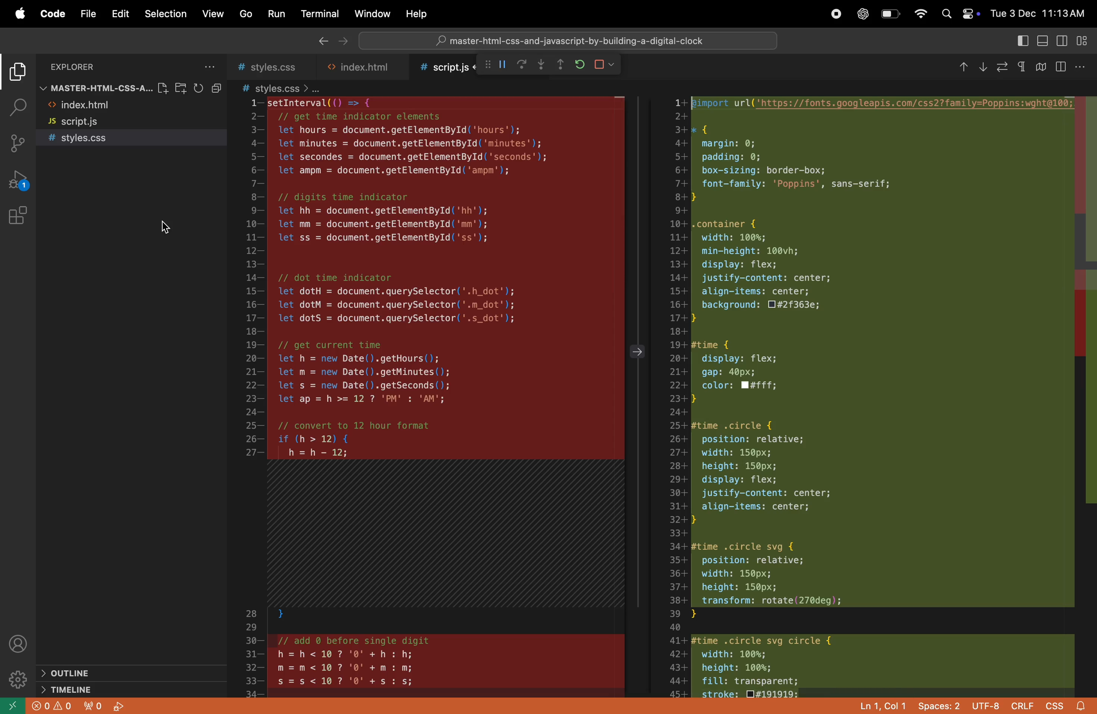 This screenshot has height=714, width=1097. Describe the element at coordinates (439, 67) in the screenshot. I see `script .js` at that location.